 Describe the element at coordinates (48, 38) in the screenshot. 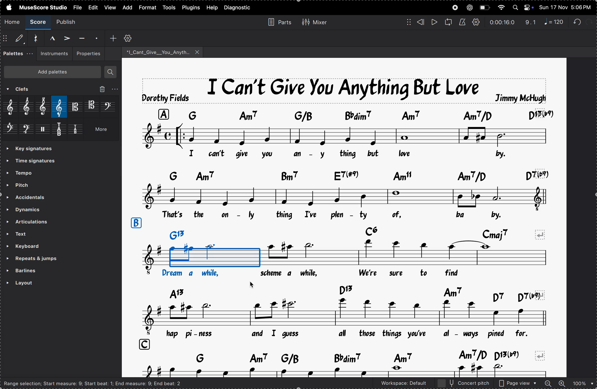

I see `Marcato` at that location.